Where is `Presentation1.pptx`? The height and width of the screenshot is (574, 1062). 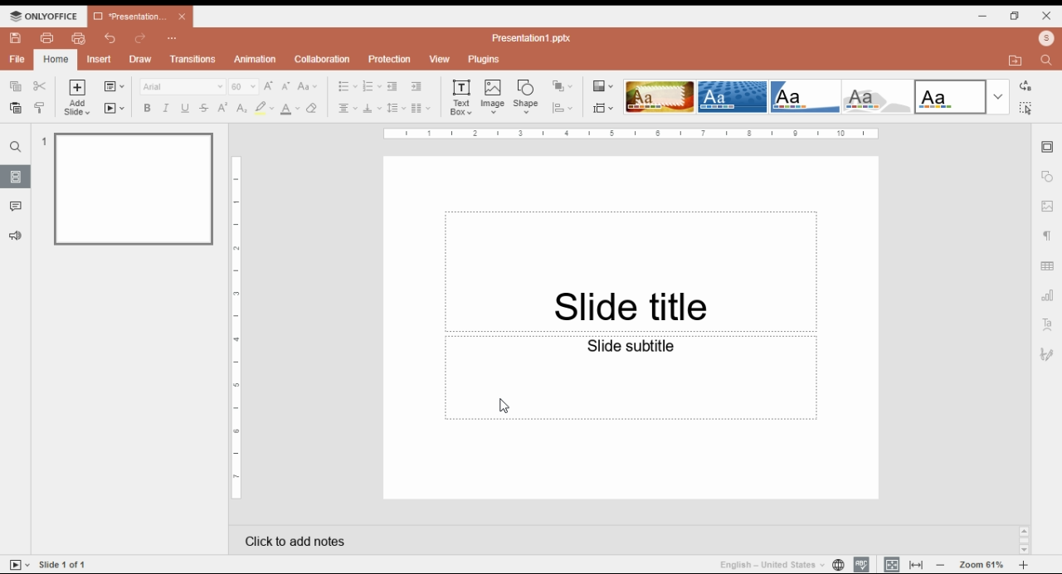 Presentation1.pptx is located at coordinates (534, 37).